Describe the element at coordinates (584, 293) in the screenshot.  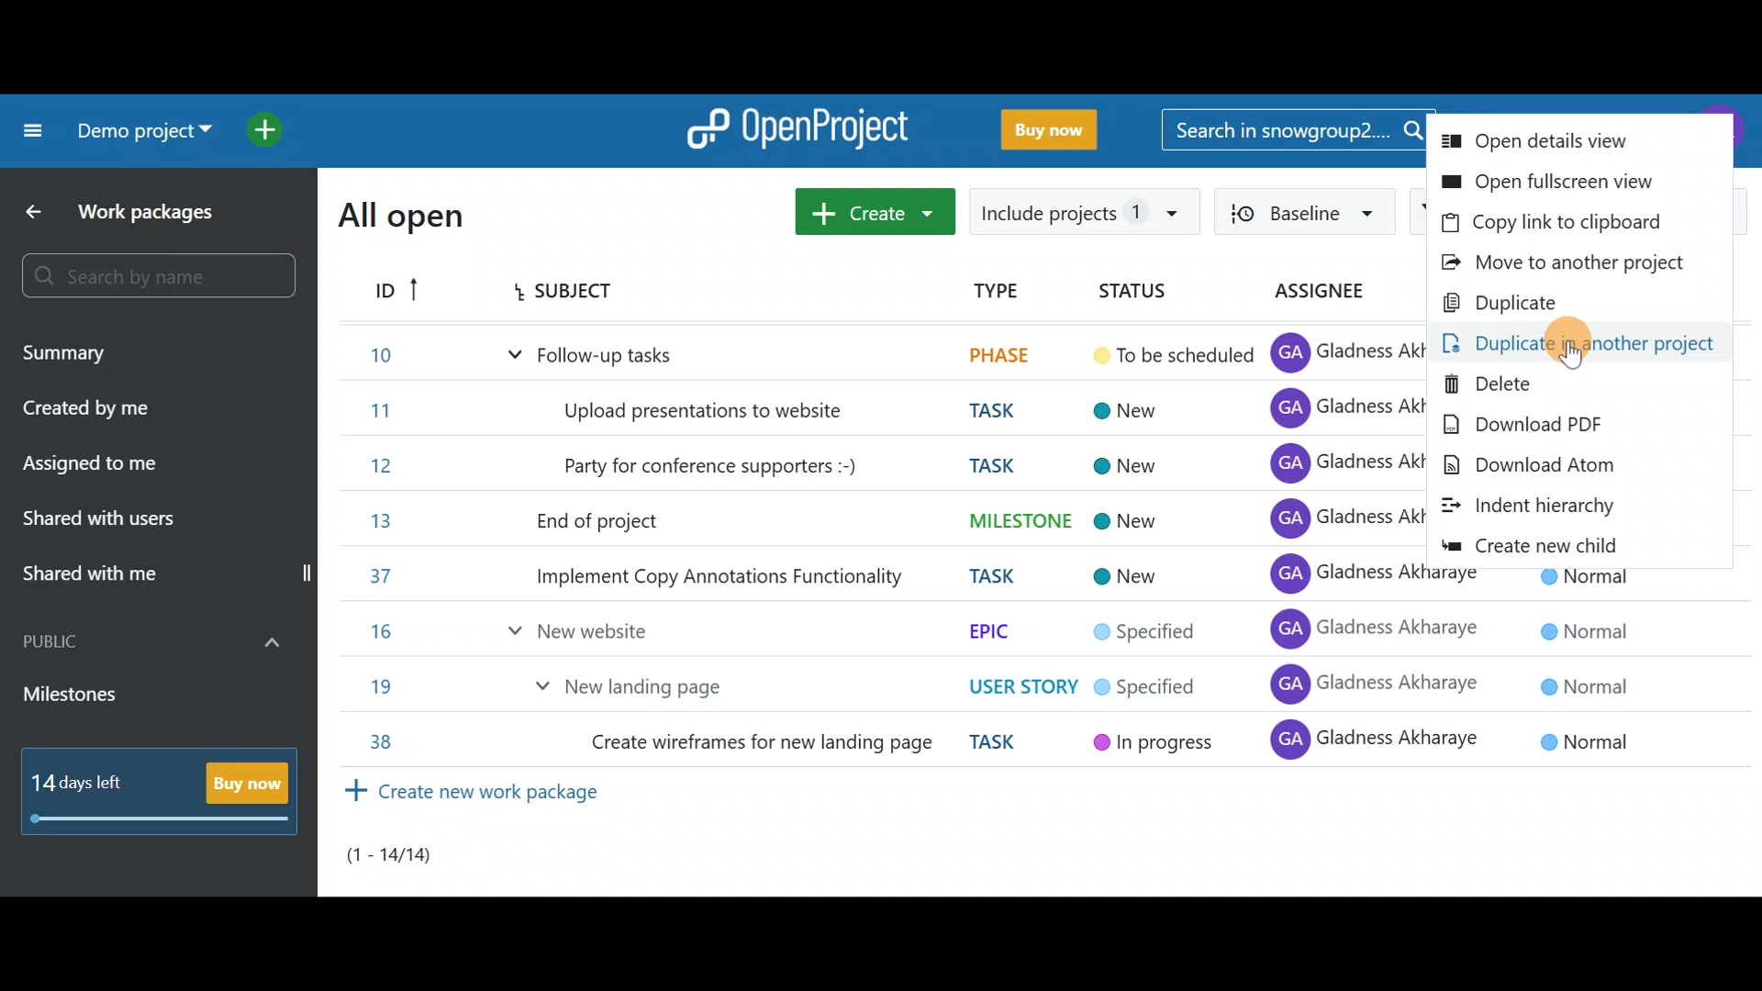
I see `Subject` at that location.